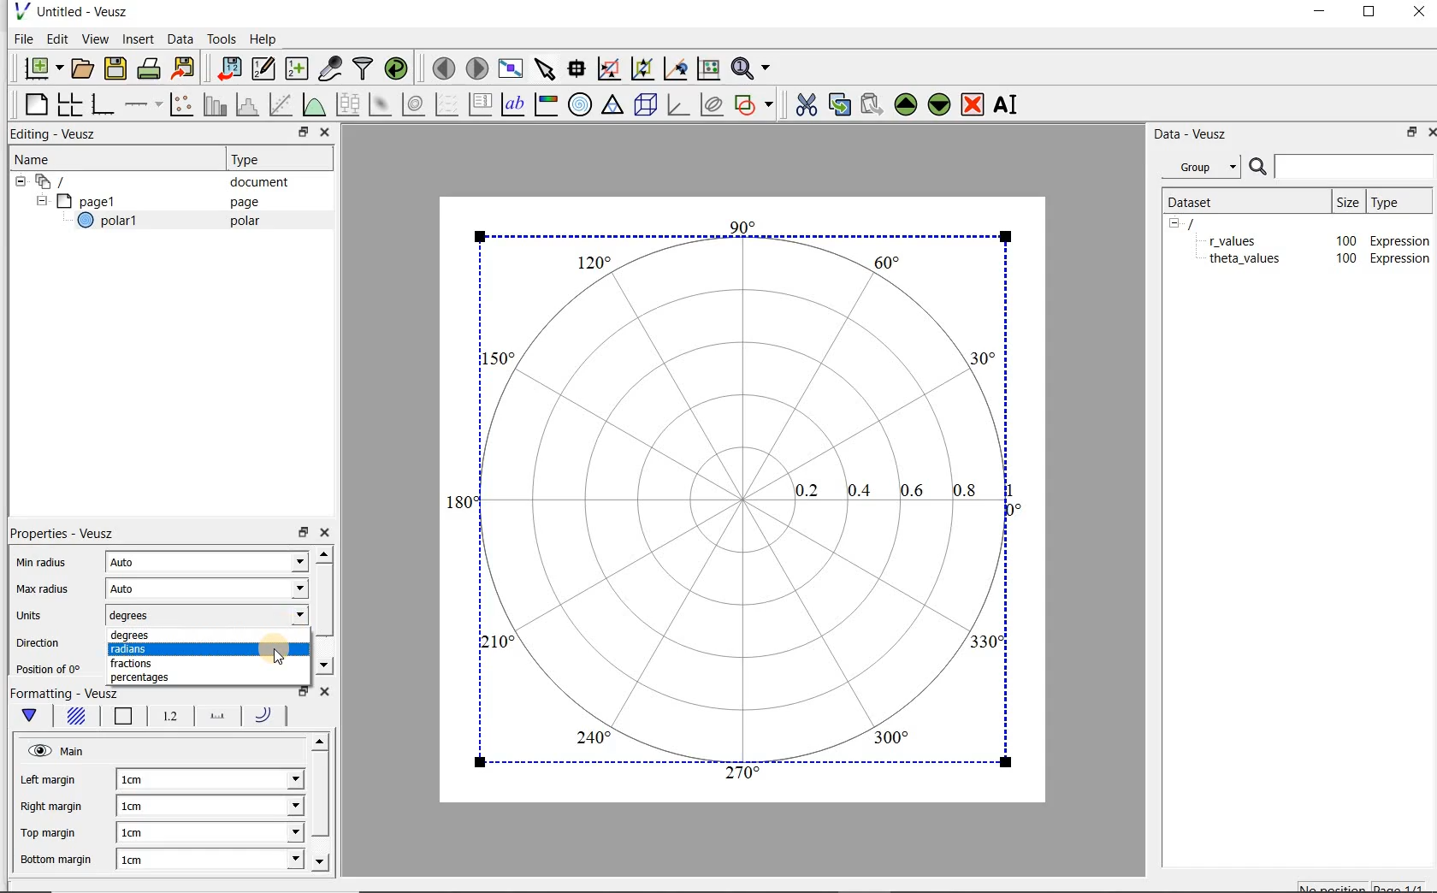 The height and width of the screenshot is (893, 1437). What do you see at coordinates (56, 38) in the screenshot?
I see `Edit` at bounding box center [56, 38].